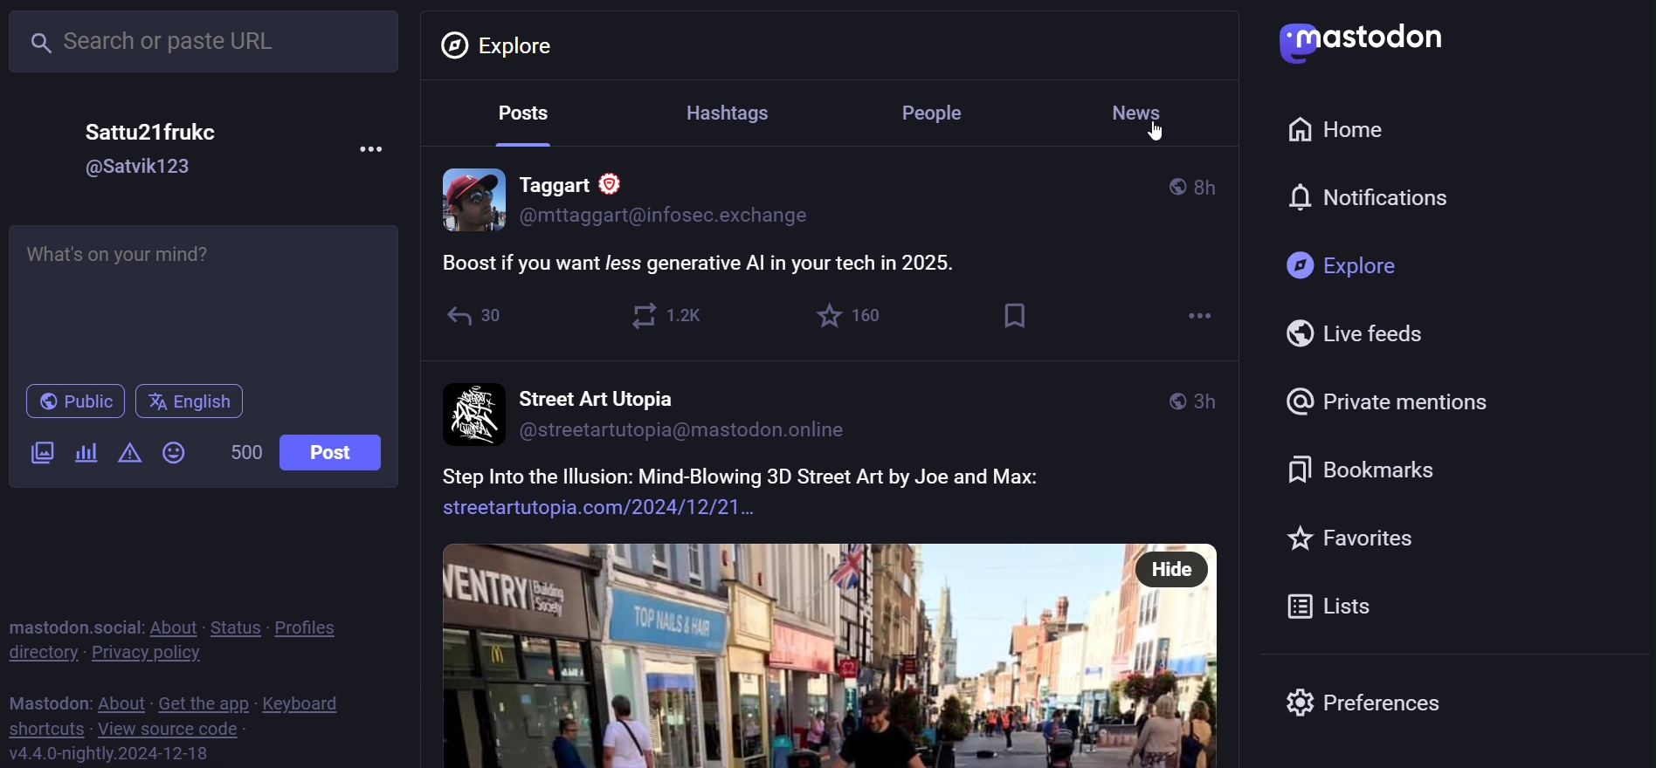 The width and height of the screenshot is (1656, 768). I want to click on emoji, so click(177, 452).